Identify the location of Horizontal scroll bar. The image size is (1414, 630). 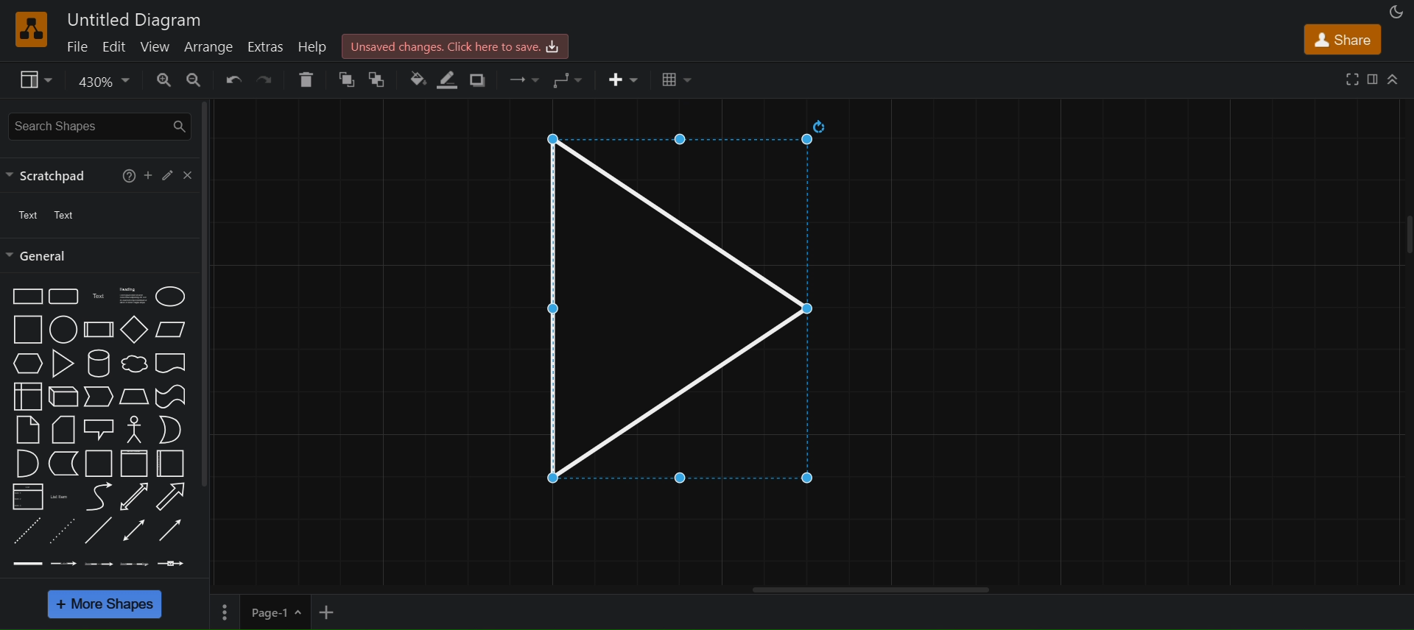
(871, 590).